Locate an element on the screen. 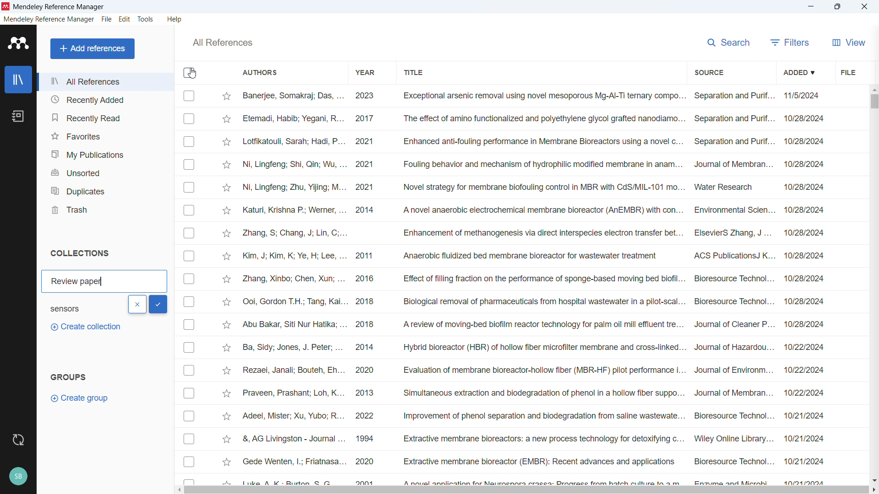 Image resolution: width=879 pixels, height=494 pixels. Sync  is located at coordinates (19, 440).